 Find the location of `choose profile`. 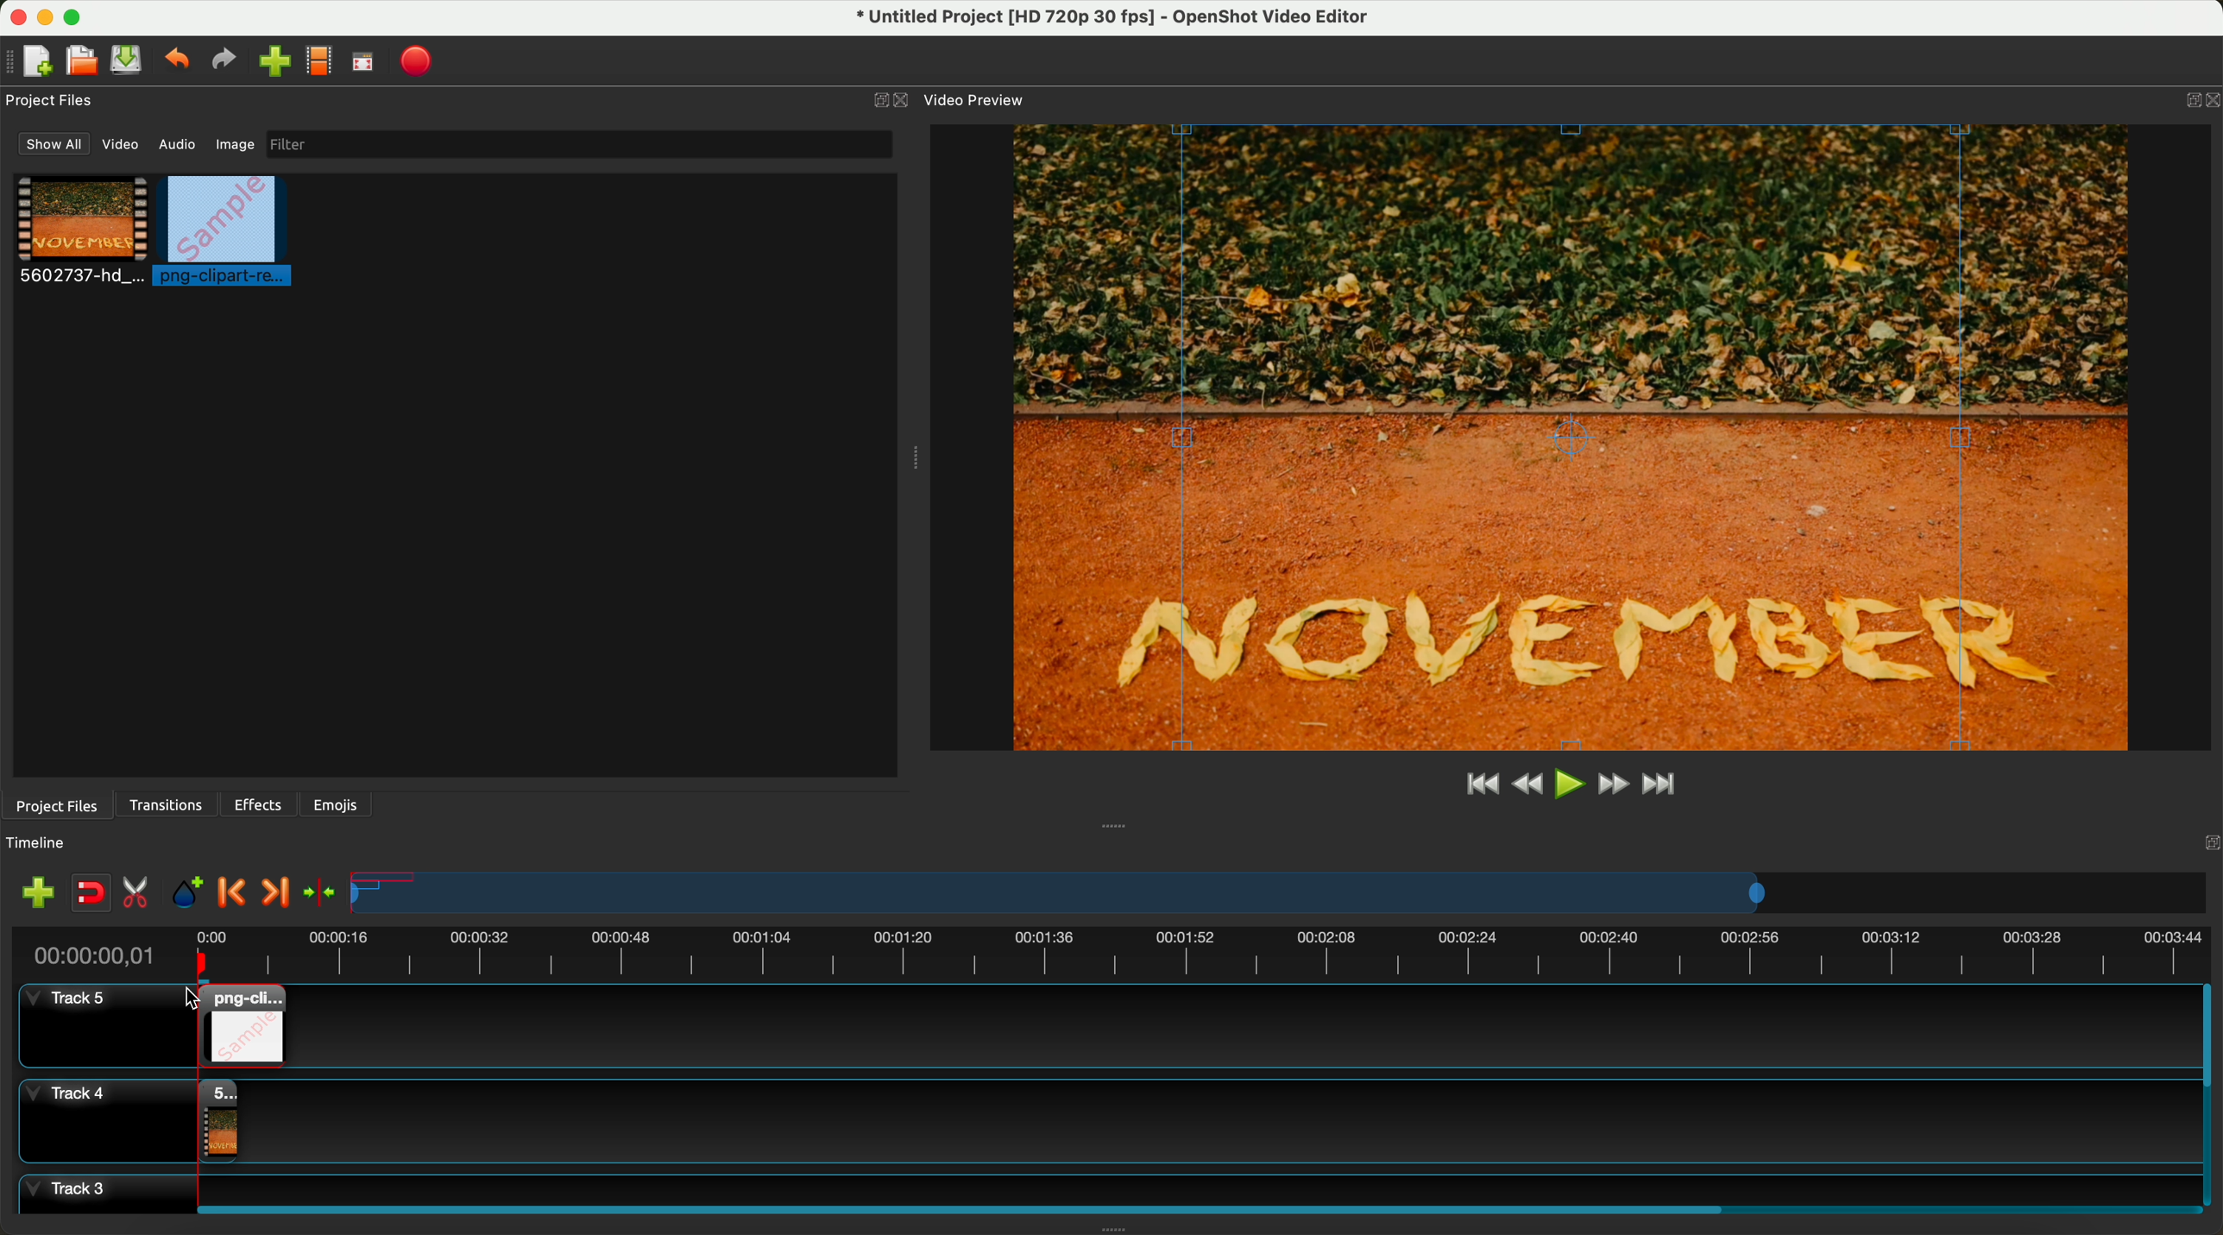

choose profile is located at coordinates (324, 64).